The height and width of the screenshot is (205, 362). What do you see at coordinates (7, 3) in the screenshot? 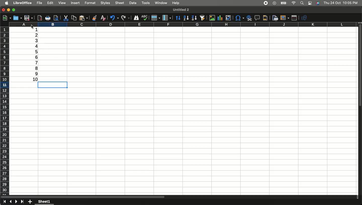
I see `Apple logo` at bounding box center [7, 3].